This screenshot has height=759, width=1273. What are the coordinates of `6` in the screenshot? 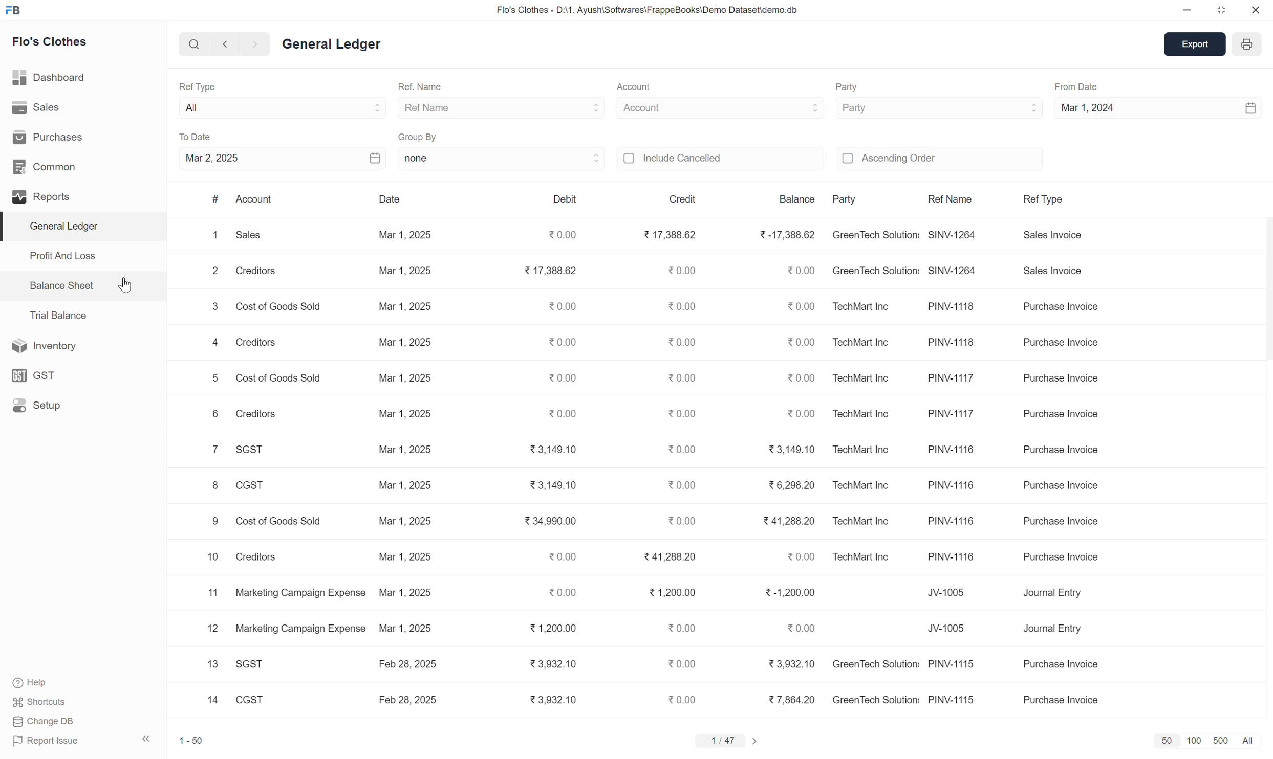 It's located at (212, 414).